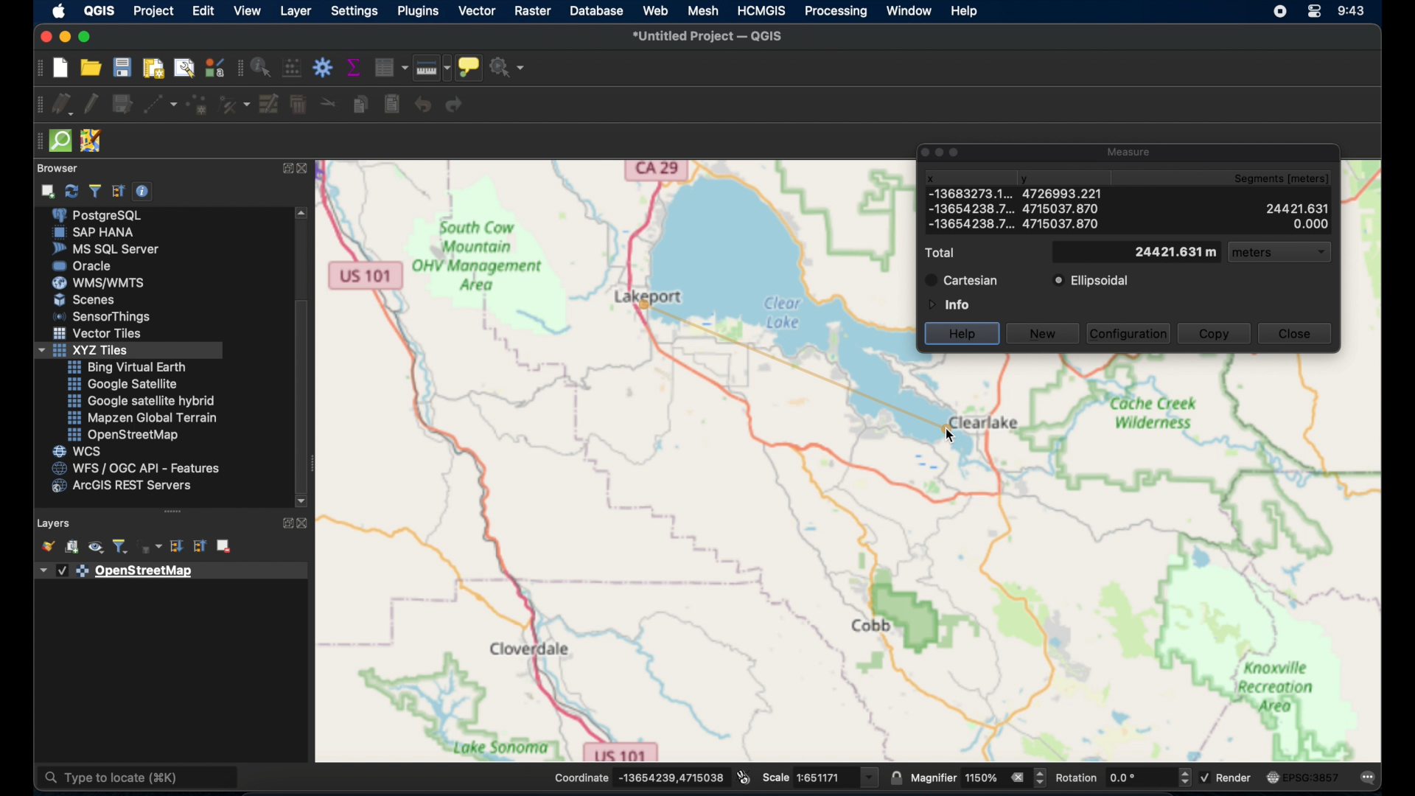 Image resolution: width=1415 pixels, height=796 pixels. I want to click on help, so click(965, 13).